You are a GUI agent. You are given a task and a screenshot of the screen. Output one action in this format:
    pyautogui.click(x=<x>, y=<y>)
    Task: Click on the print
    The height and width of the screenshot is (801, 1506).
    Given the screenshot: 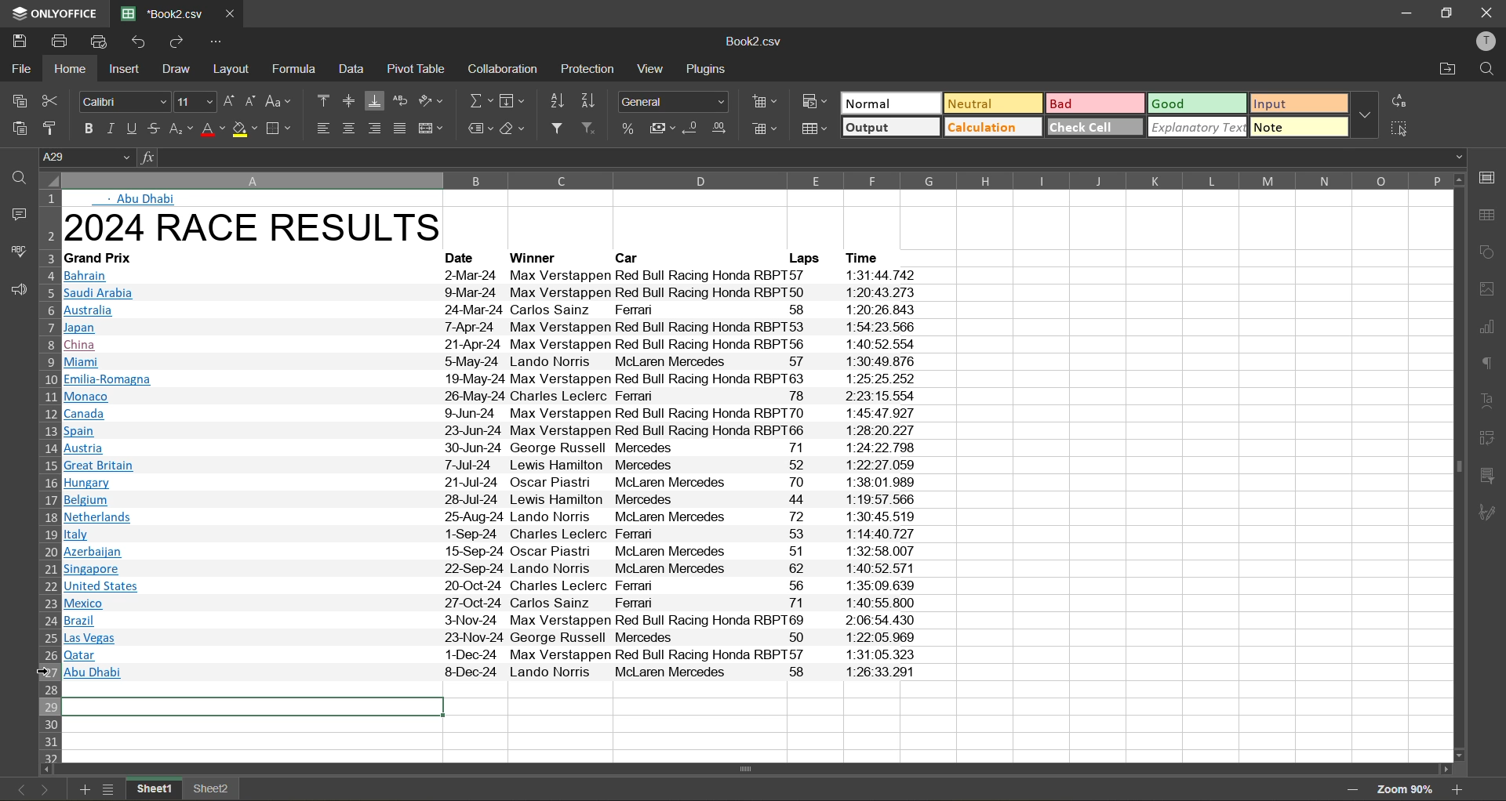 What is the action you would take?
    pyautogui.click(x=59, y=40)
    